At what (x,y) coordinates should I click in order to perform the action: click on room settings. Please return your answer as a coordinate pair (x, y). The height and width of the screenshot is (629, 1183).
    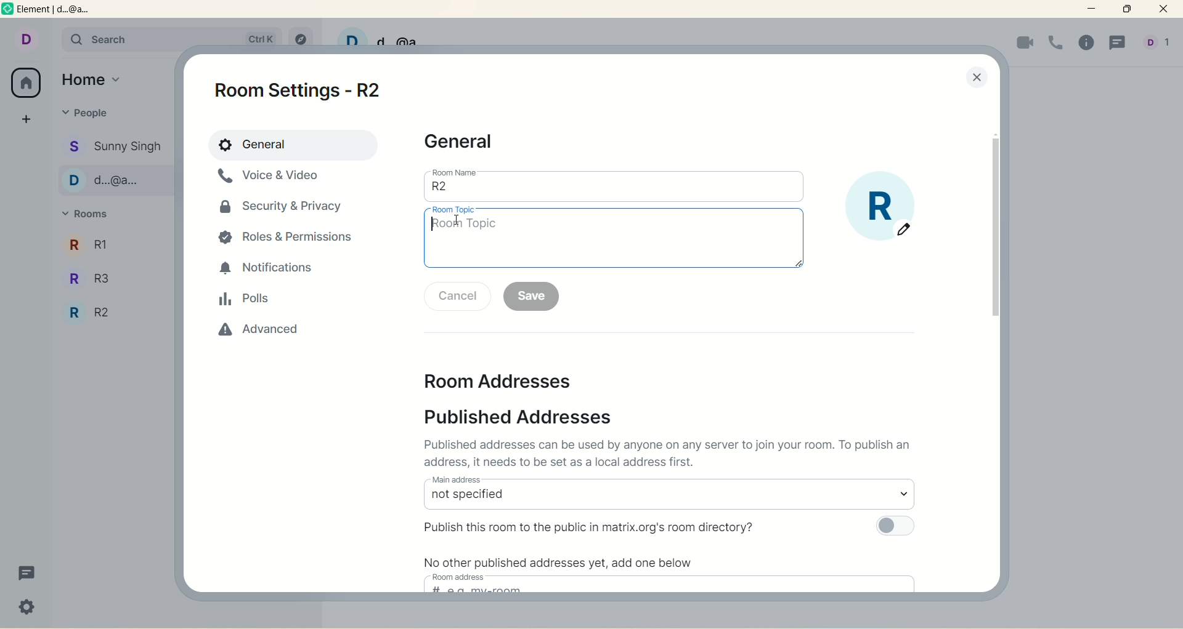
    Looking at the image, I should click on (306, 89).